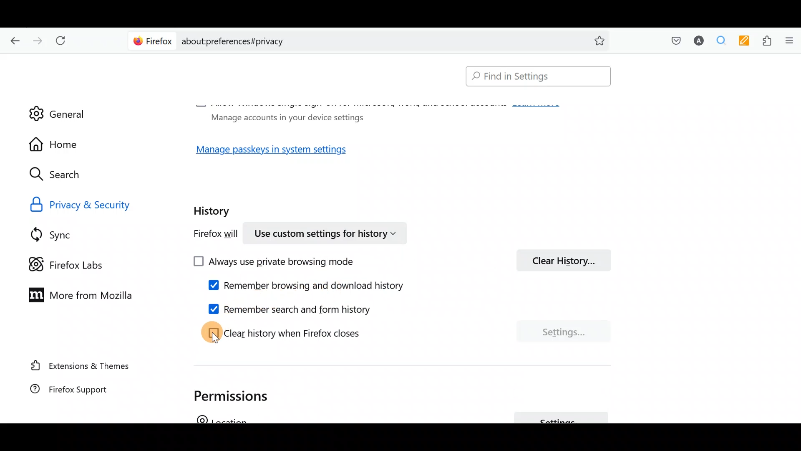 The image size is (801, 451). I want to click on Multiple search & highlight, so click(718, 41).